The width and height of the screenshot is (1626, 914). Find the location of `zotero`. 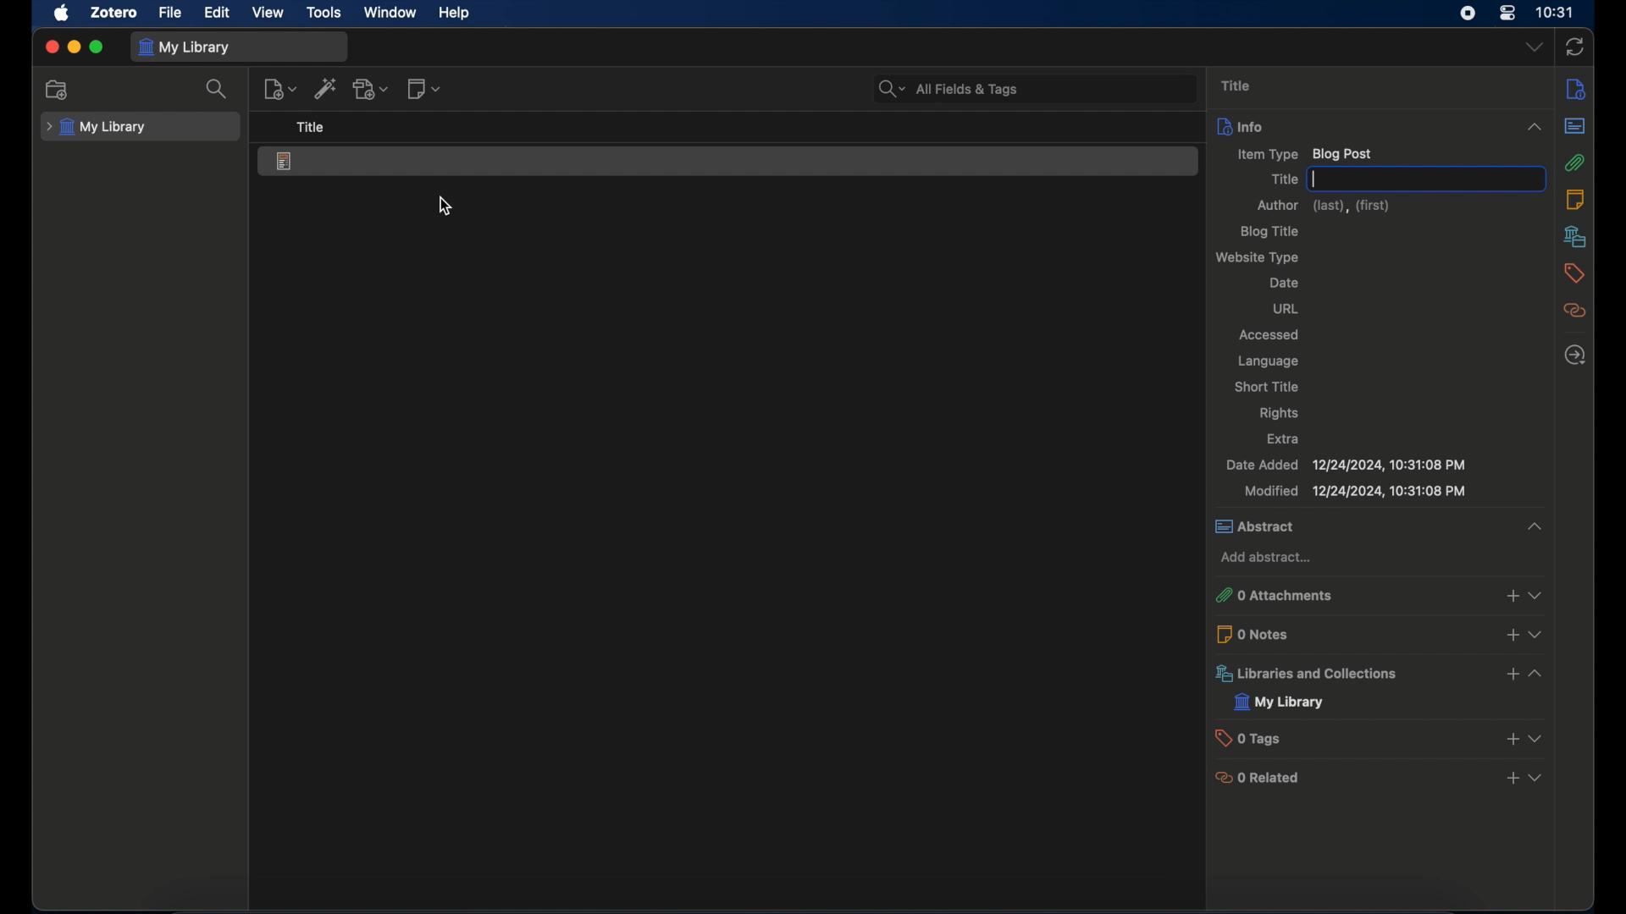

zotero is located at coordinates (113, 13).